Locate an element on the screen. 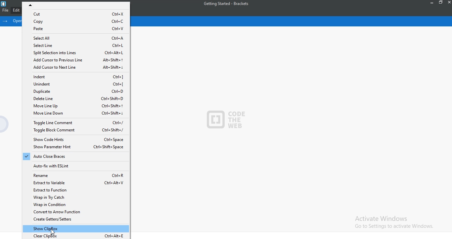 Image resolution: width=452 pixels, height=239 pixels. Paste is located at coordinates (76, 29).